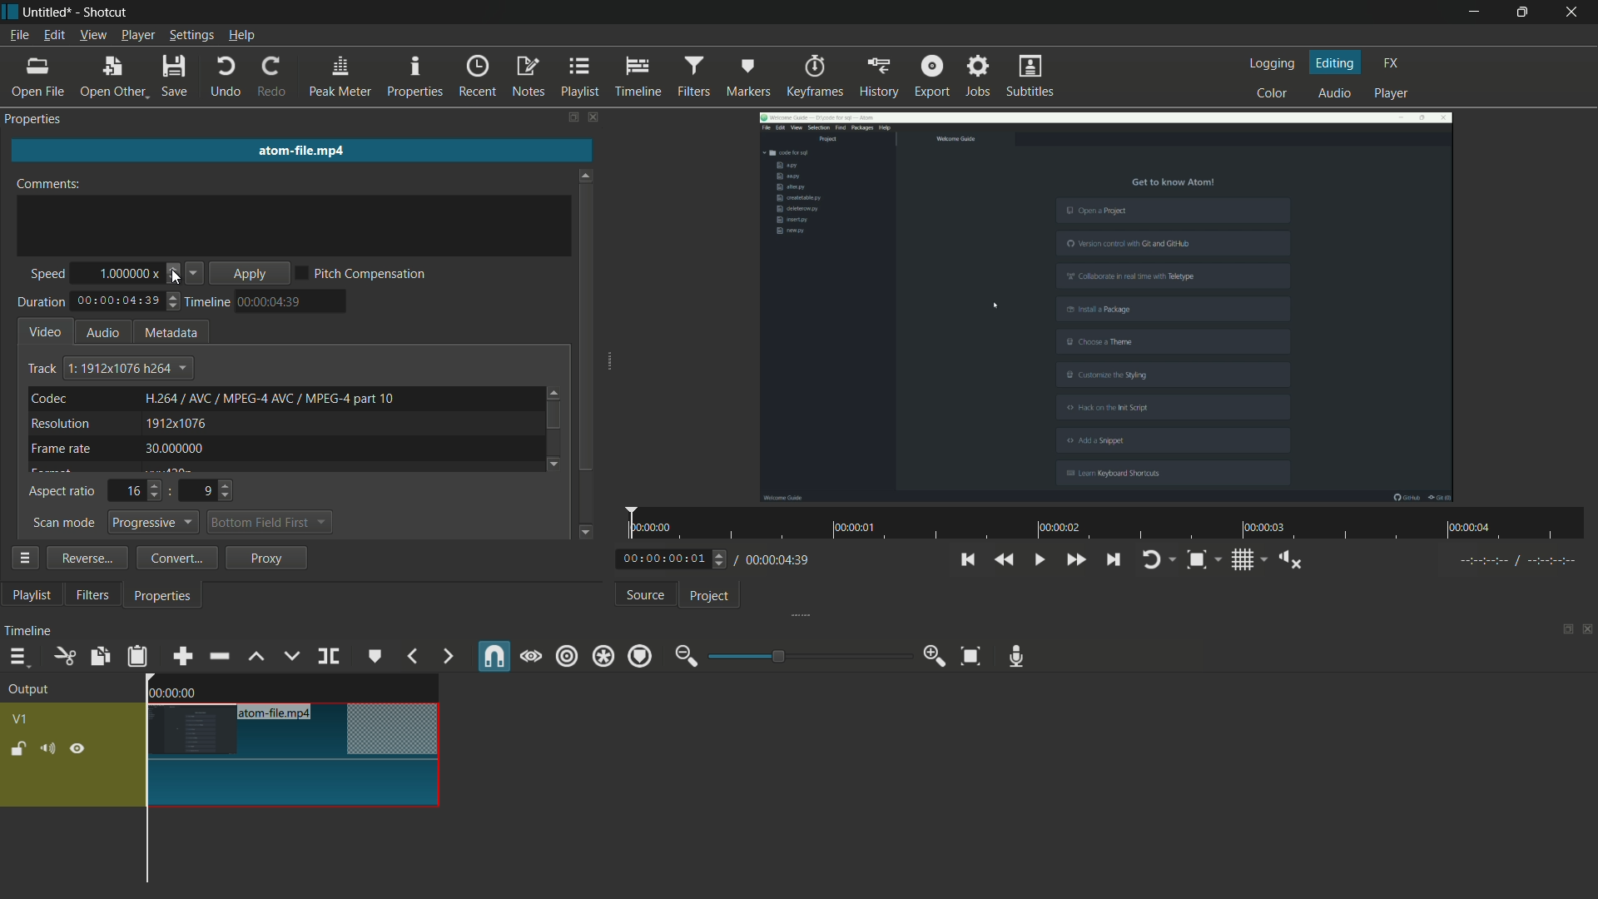 The image size is (1598, 899). What do you see at coordinates (48, 12) in the screenshot?
I see `project name` at bounding box center [48, 12].